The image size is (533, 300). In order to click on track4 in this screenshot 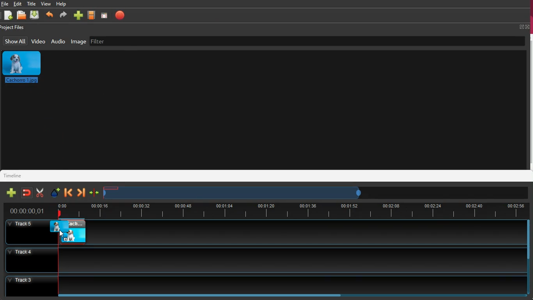, I will do `click(261, 259)`.